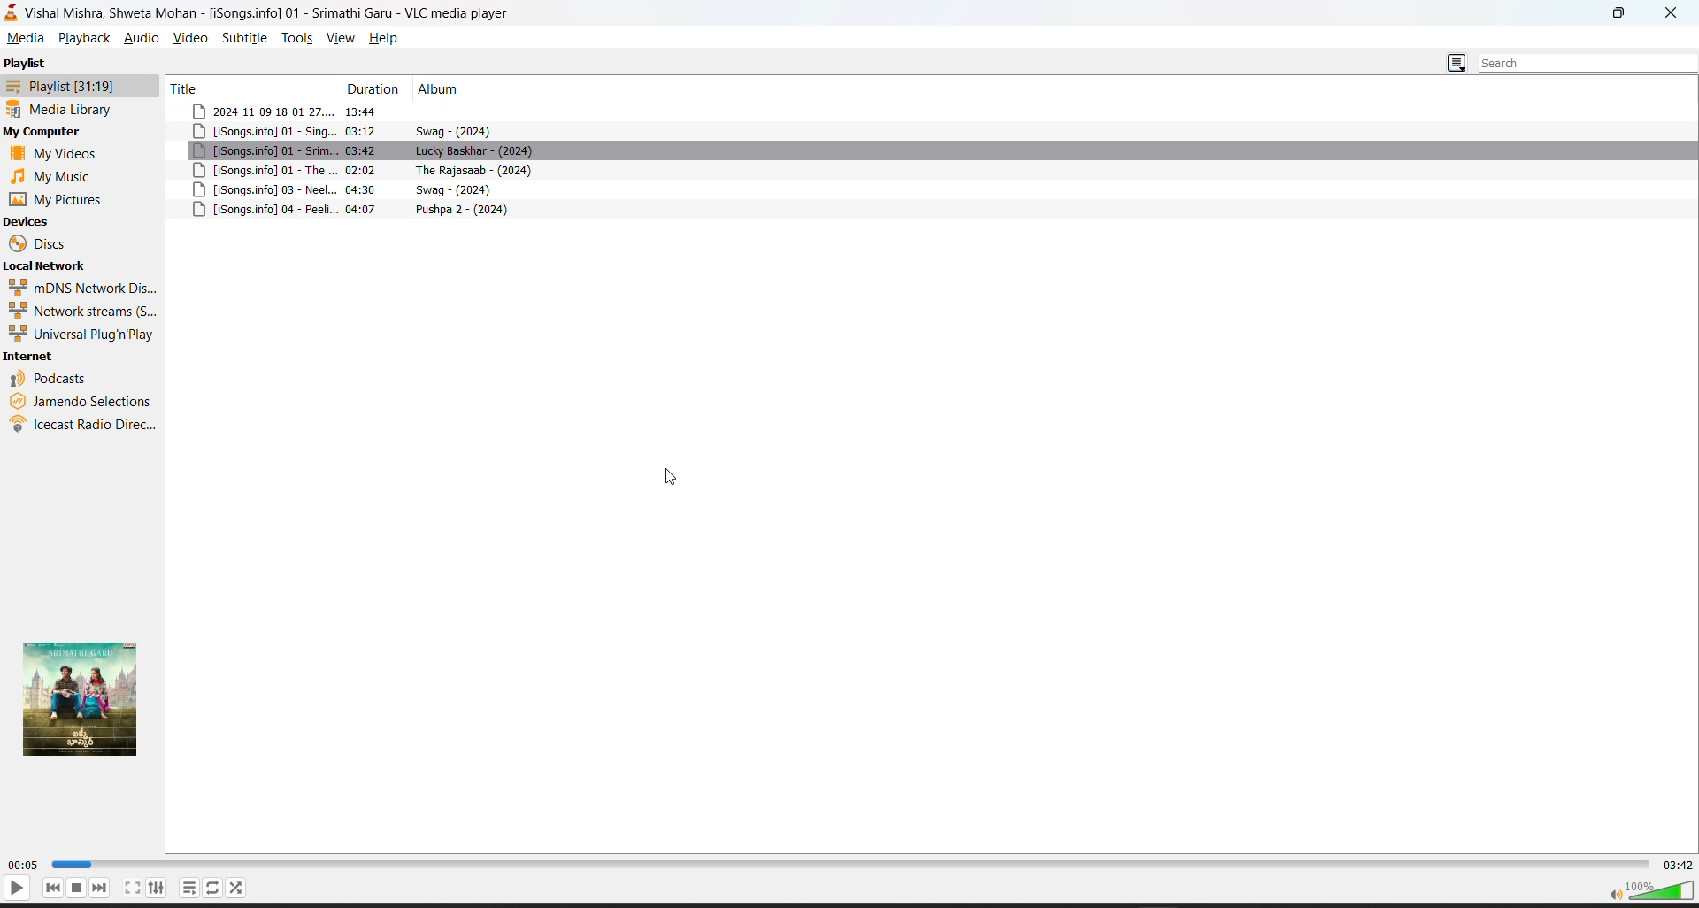 The height and width of the screenshot is (908, 1699). I want to click on song, so click(931, 111).